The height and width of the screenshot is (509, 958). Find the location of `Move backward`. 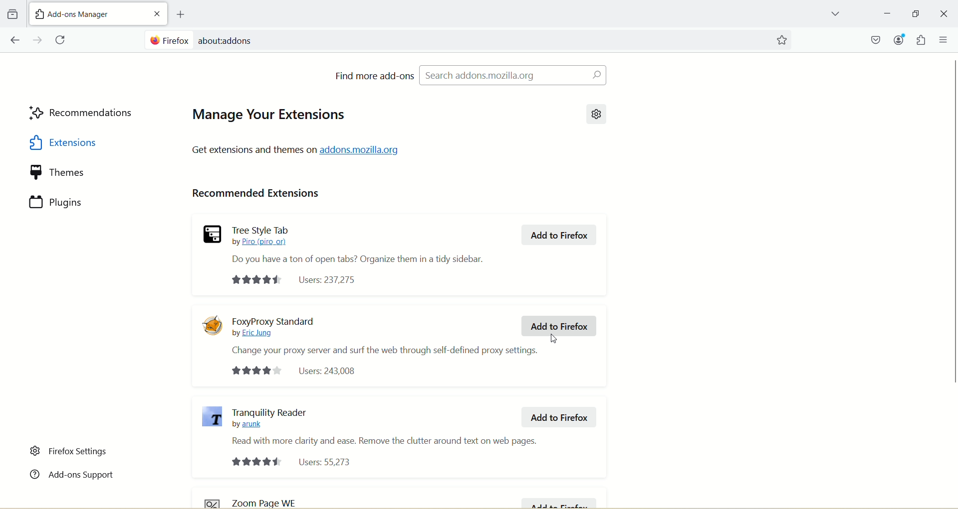

Move backward is located at coordinates (14, 40).